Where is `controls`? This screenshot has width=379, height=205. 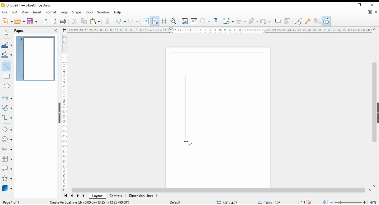 controls is located at coordinates (116, 196).